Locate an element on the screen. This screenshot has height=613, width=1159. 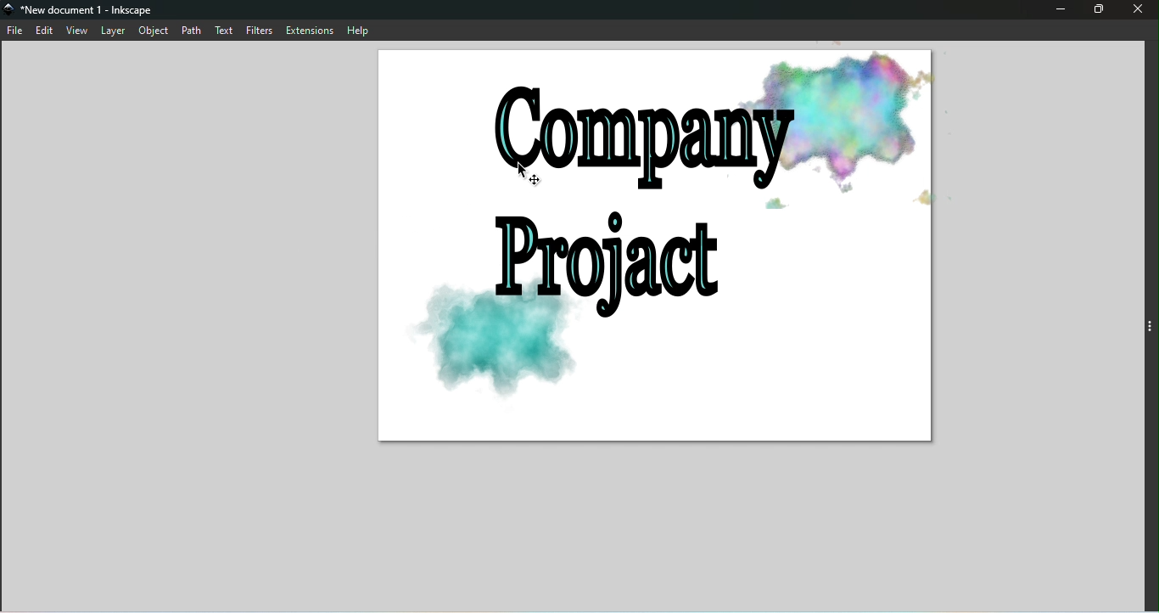
Maximize is located at coordinates (1096, 9).